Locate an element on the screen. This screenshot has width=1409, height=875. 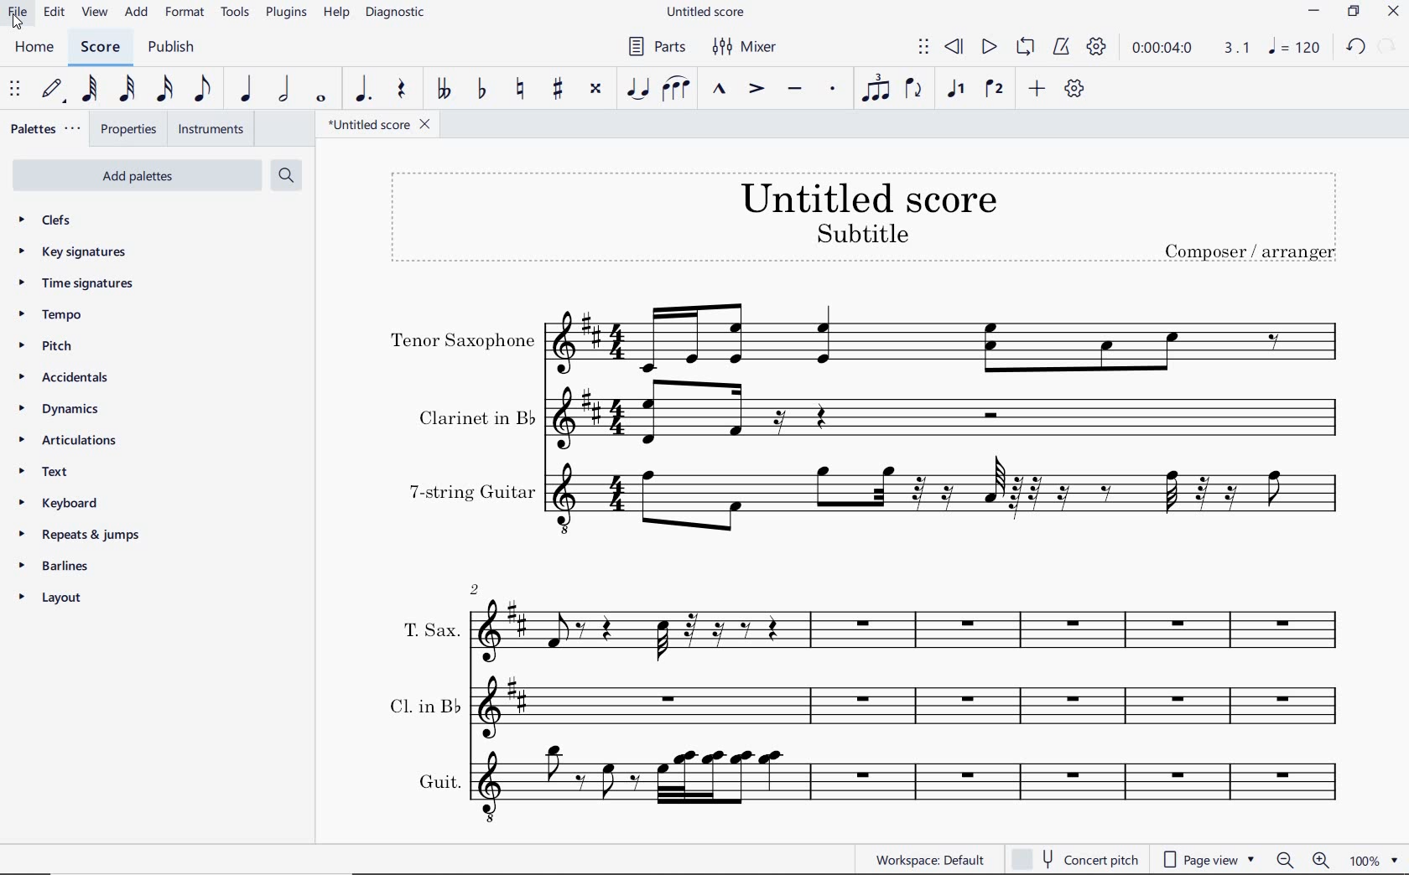
Cl. in B is located at coordinates (866, 708).